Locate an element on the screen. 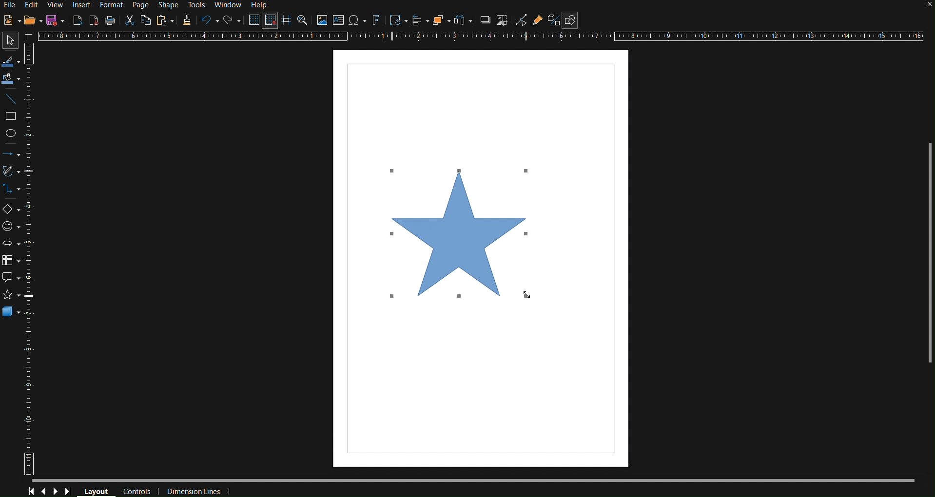  Select is located at coordinates (11, 62).